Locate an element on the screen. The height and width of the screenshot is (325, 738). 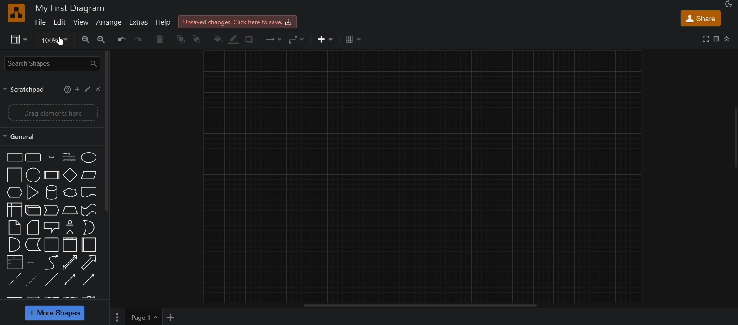
shapes is located at coordinates (51, 223).